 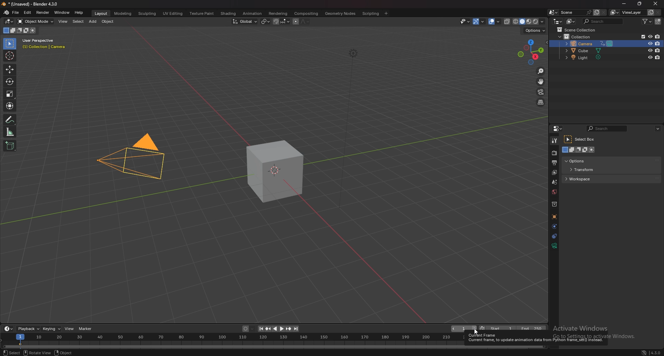 What do you see at coordinates (16, 13) in the screenshot?
I see `file` at bounding box center [16, 13].